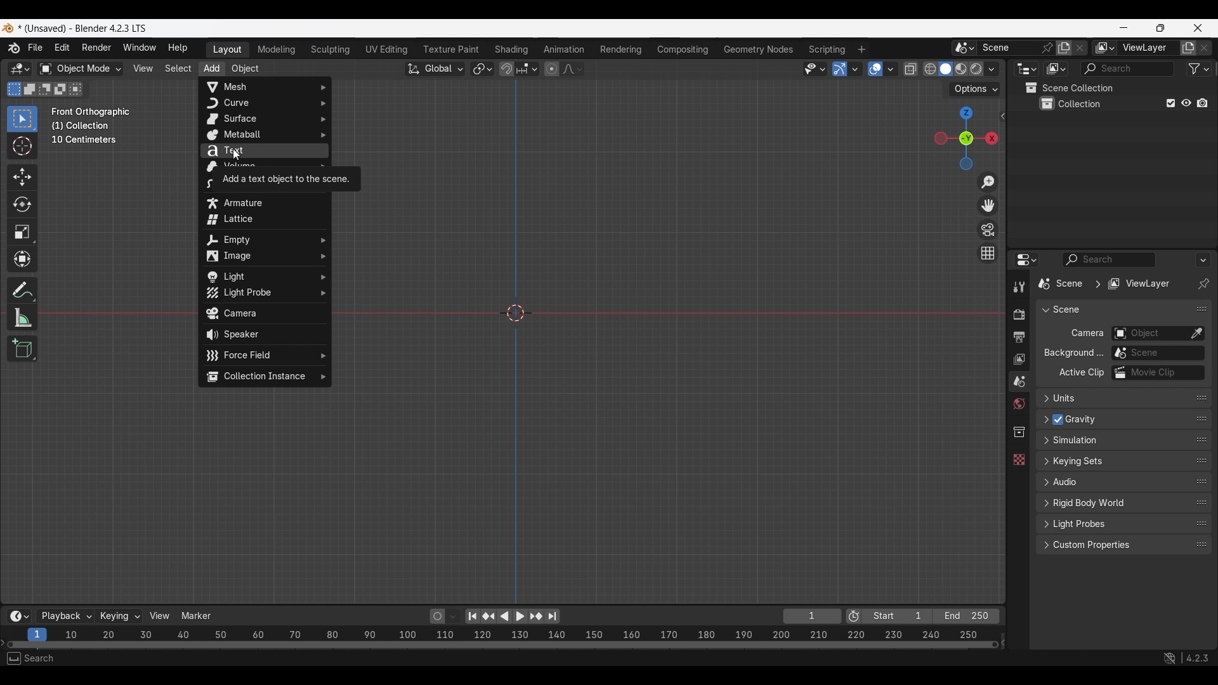 The image size is (1218, 685). I want to click on Tool, so click(1019, 287).